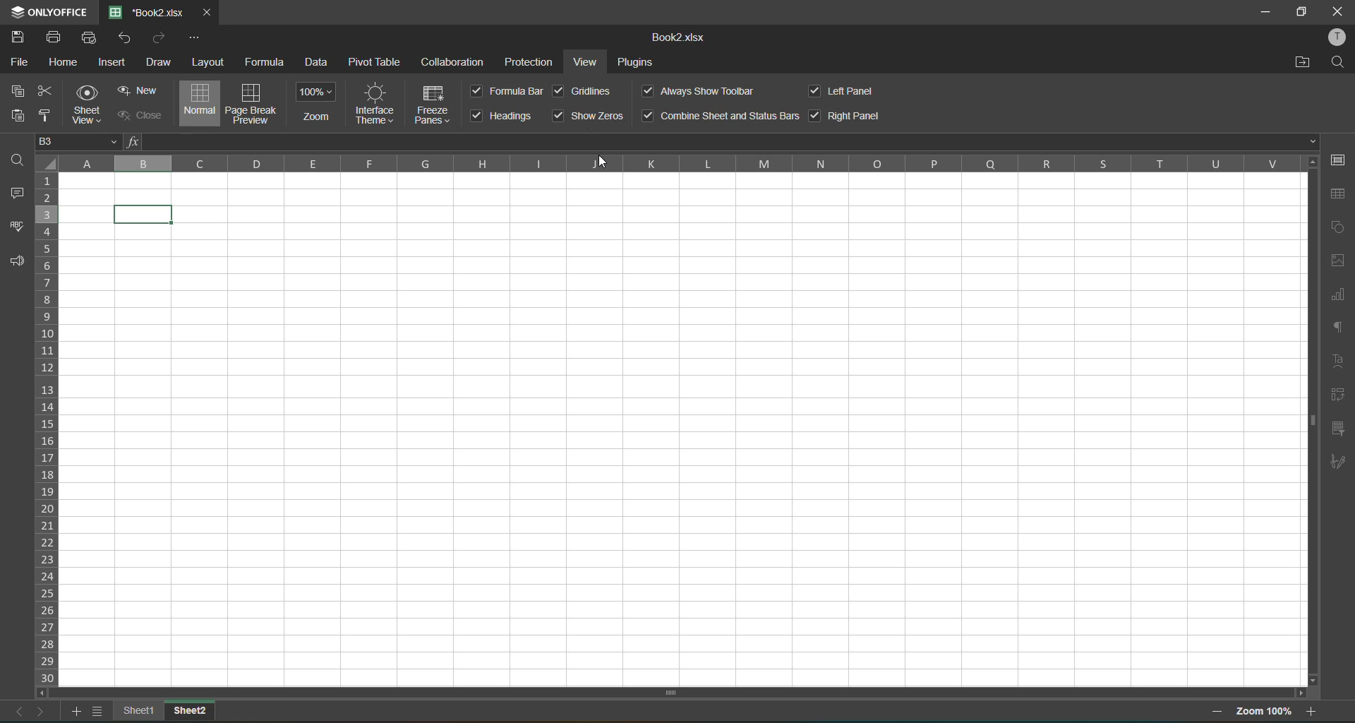 The image size is (1355, 723). Describe the element at coordinates (195, 39) in the screenshot. I see `customize quick access toolbar` at that location.